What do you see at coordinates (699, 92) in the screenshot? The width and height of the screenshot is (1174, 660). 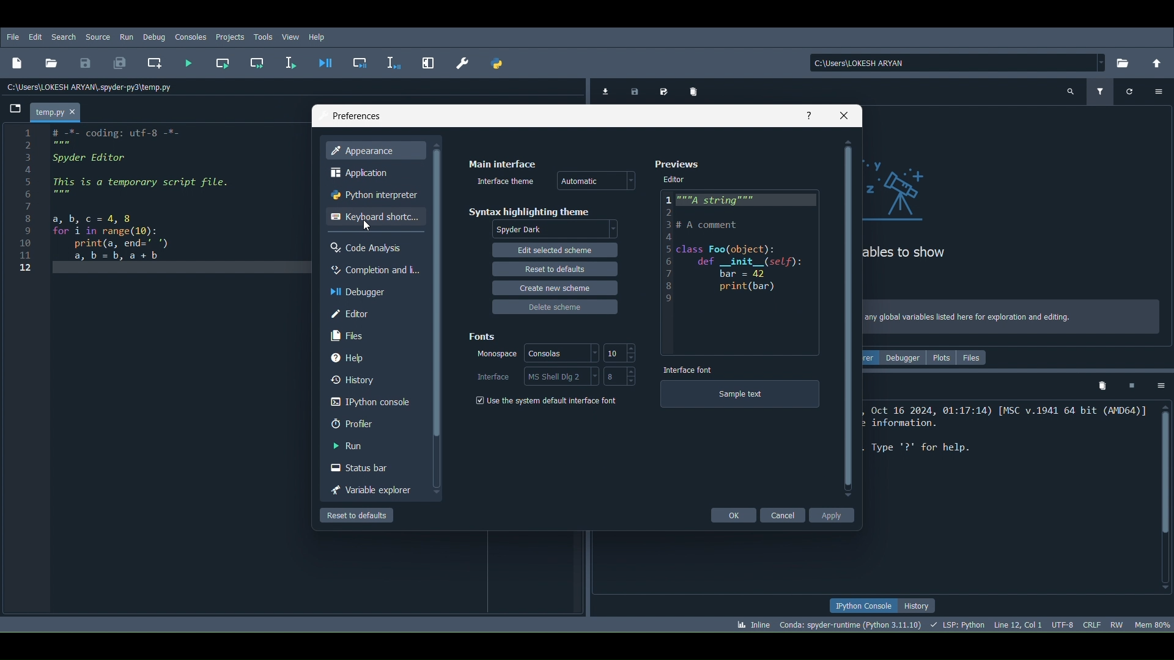 I see `Remove all variables` at bounding box center [699, 92].